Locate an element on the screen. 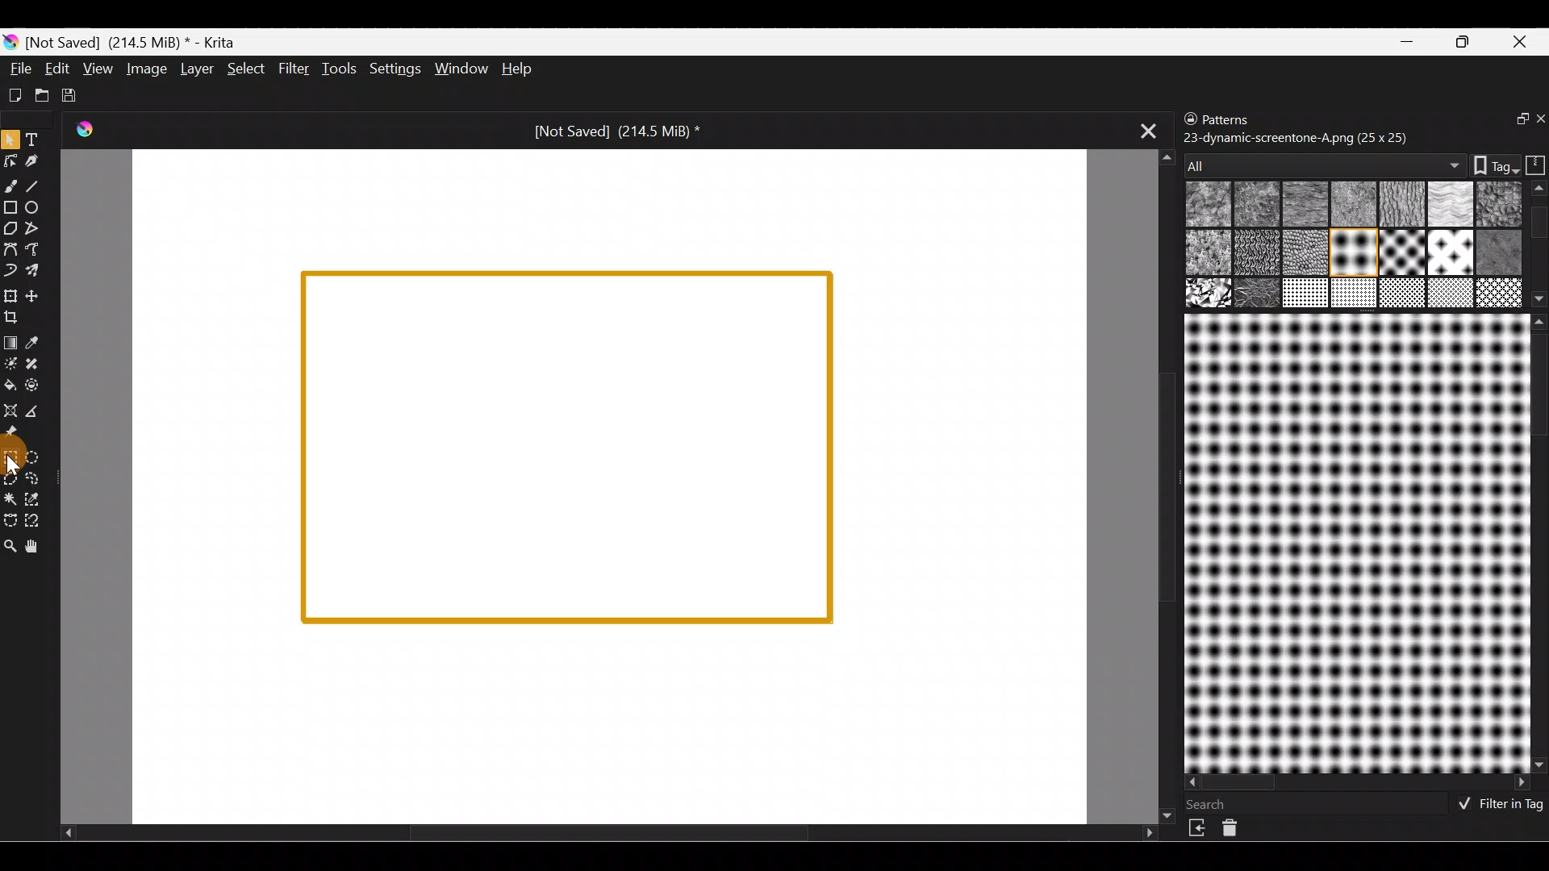 The height and width of the screenshot is (871, 1549). Krita Logo is located at coordinates (94, 131).